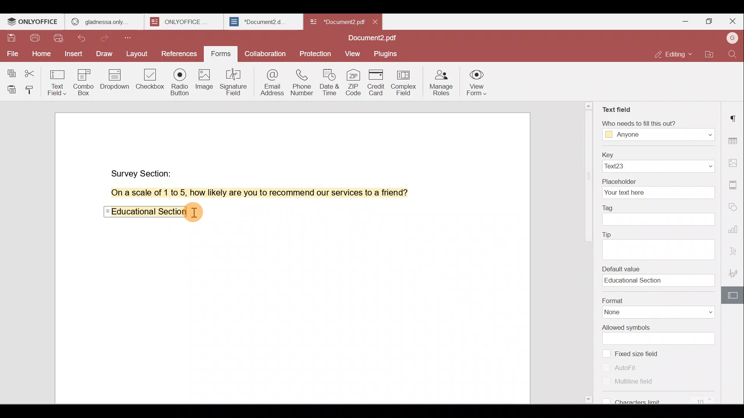 The width and height of the screenshot is (744, 418). Describe the element at coordinates (317, 51) in the screenshot. I see `Protection` at that location.